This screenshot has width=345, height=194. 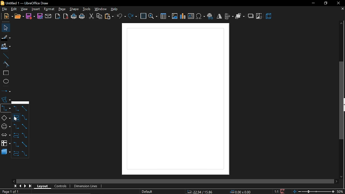 I want to click on 1:1, so click(x=277, y=192).